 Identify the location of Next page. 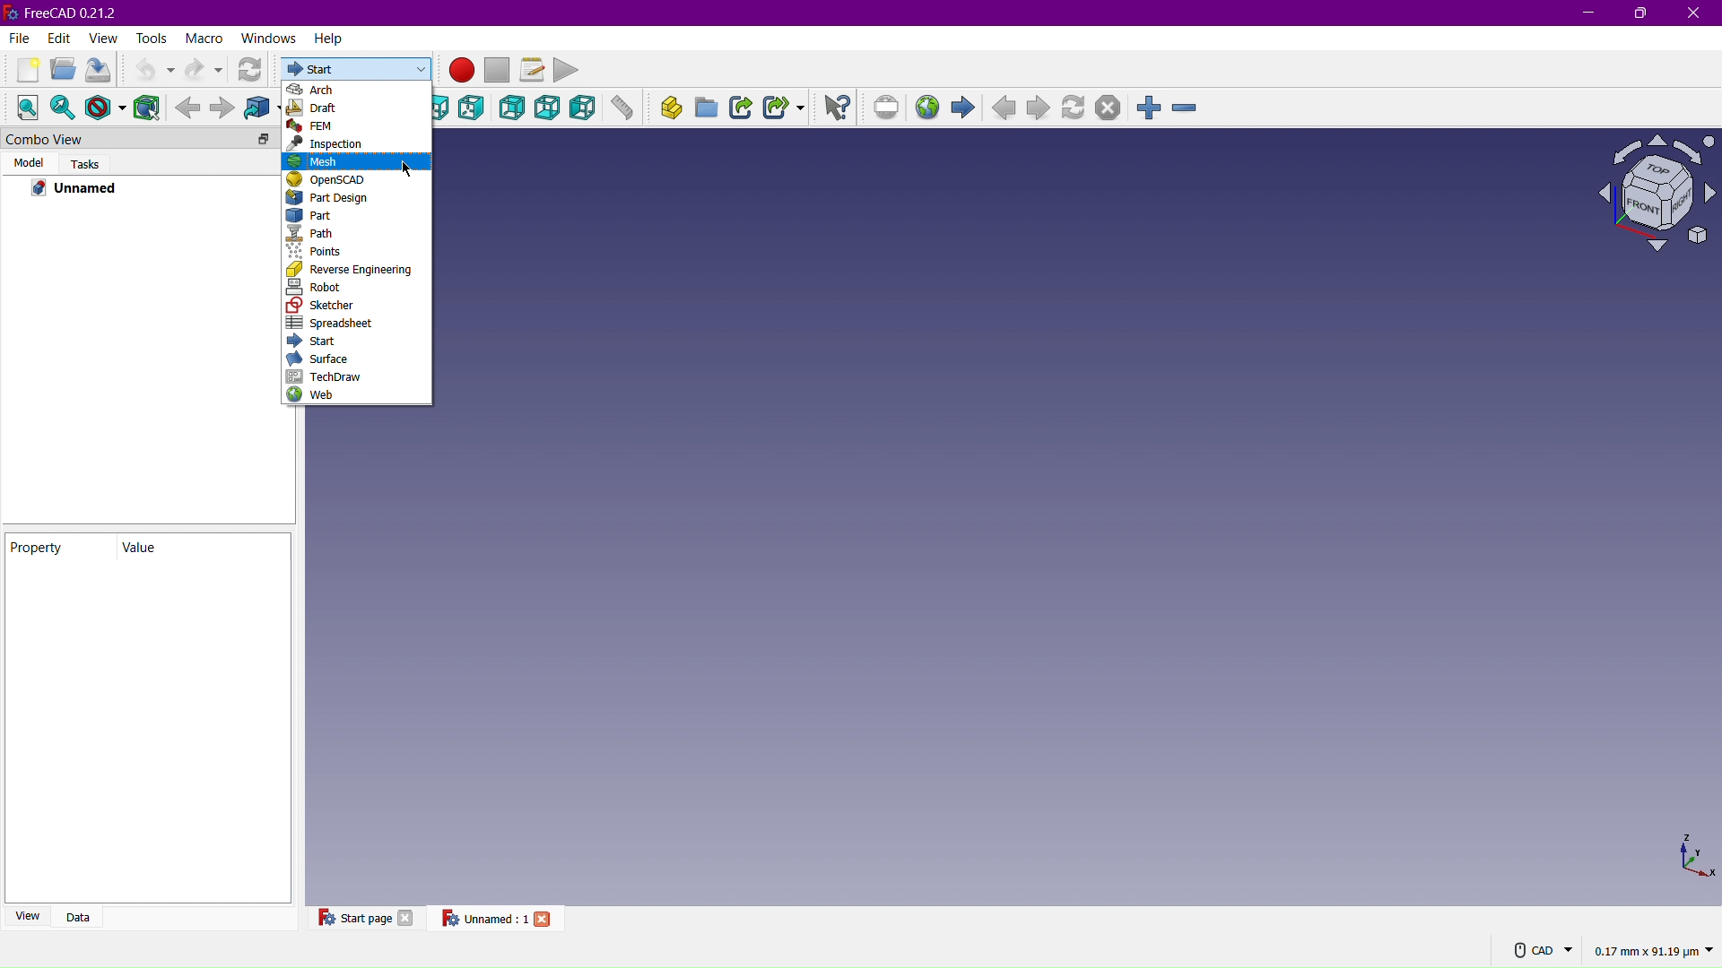
(1040, 109).